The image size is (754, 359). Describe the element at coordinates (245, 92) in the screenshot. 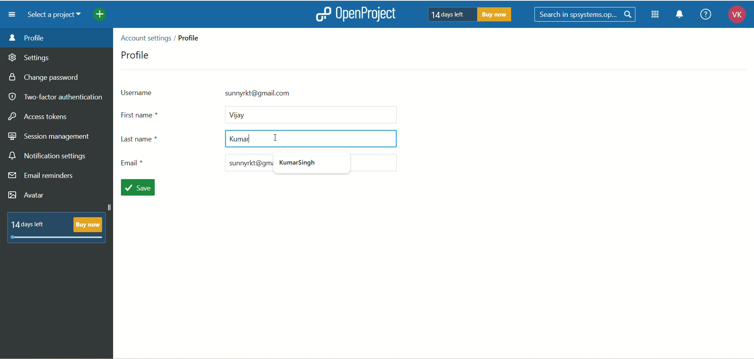

I see `ussername` at that location.